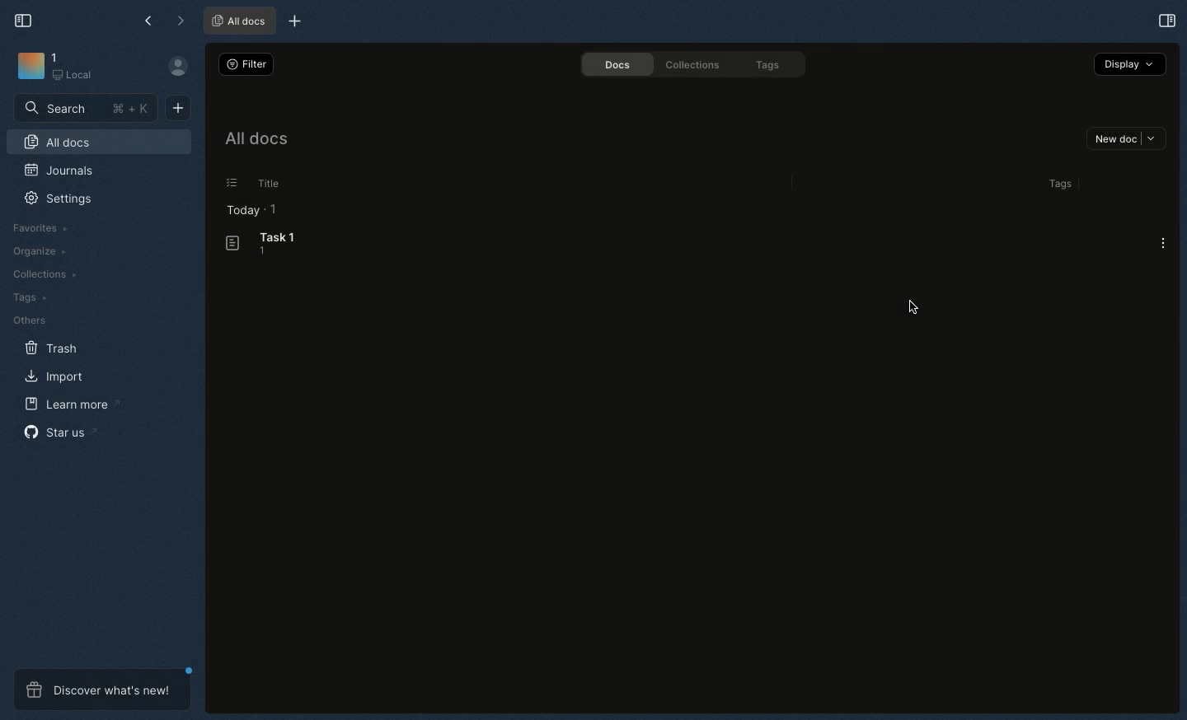 The image size is (1187, 720). I want to click on Collections, so click(694, 65).